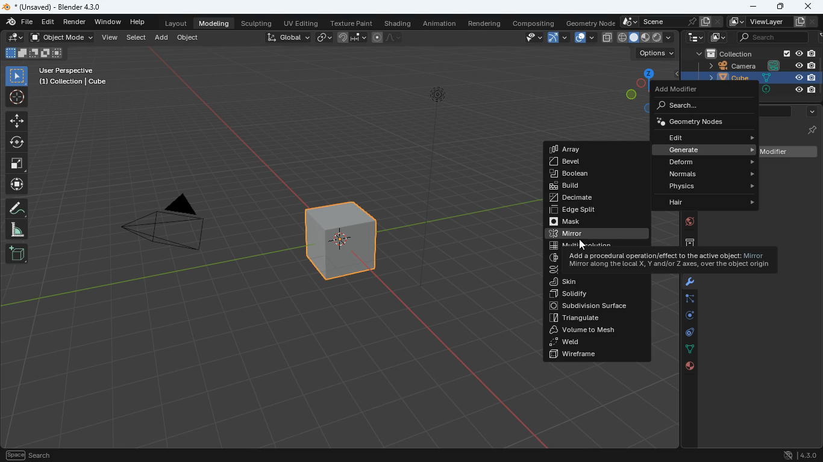 This screenshot has width=823, height=462. I want to click on triangulate, so click(595, 317).